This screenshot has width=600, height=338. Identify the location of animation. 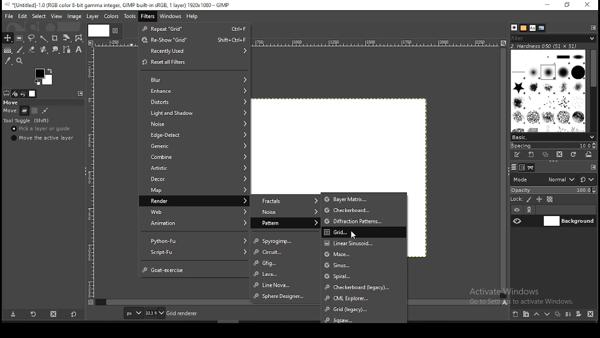
(193, 223).